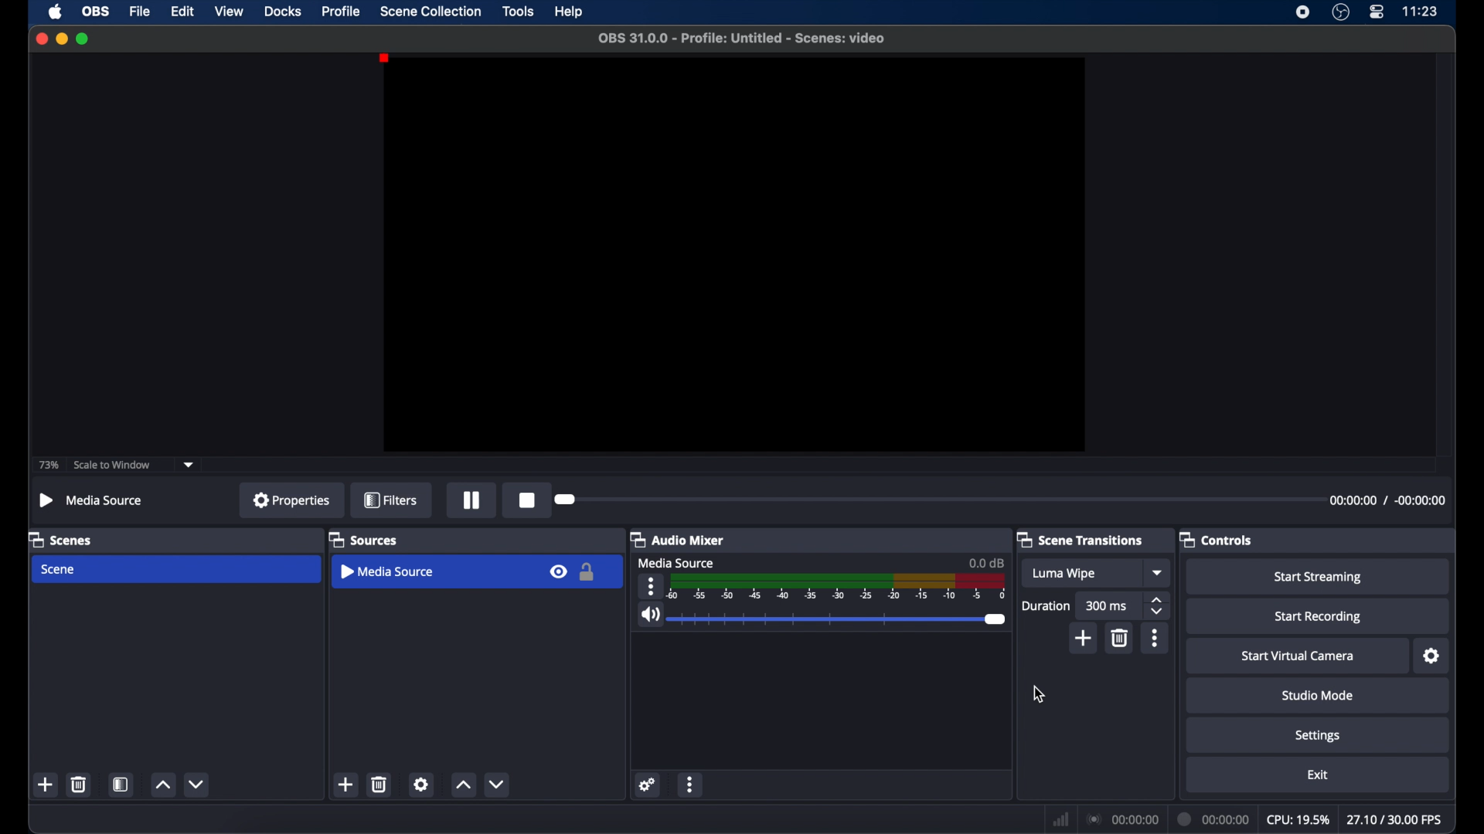  Describe the element at coordinates (650, 586) in the screenshot. I see `more options` at that location.